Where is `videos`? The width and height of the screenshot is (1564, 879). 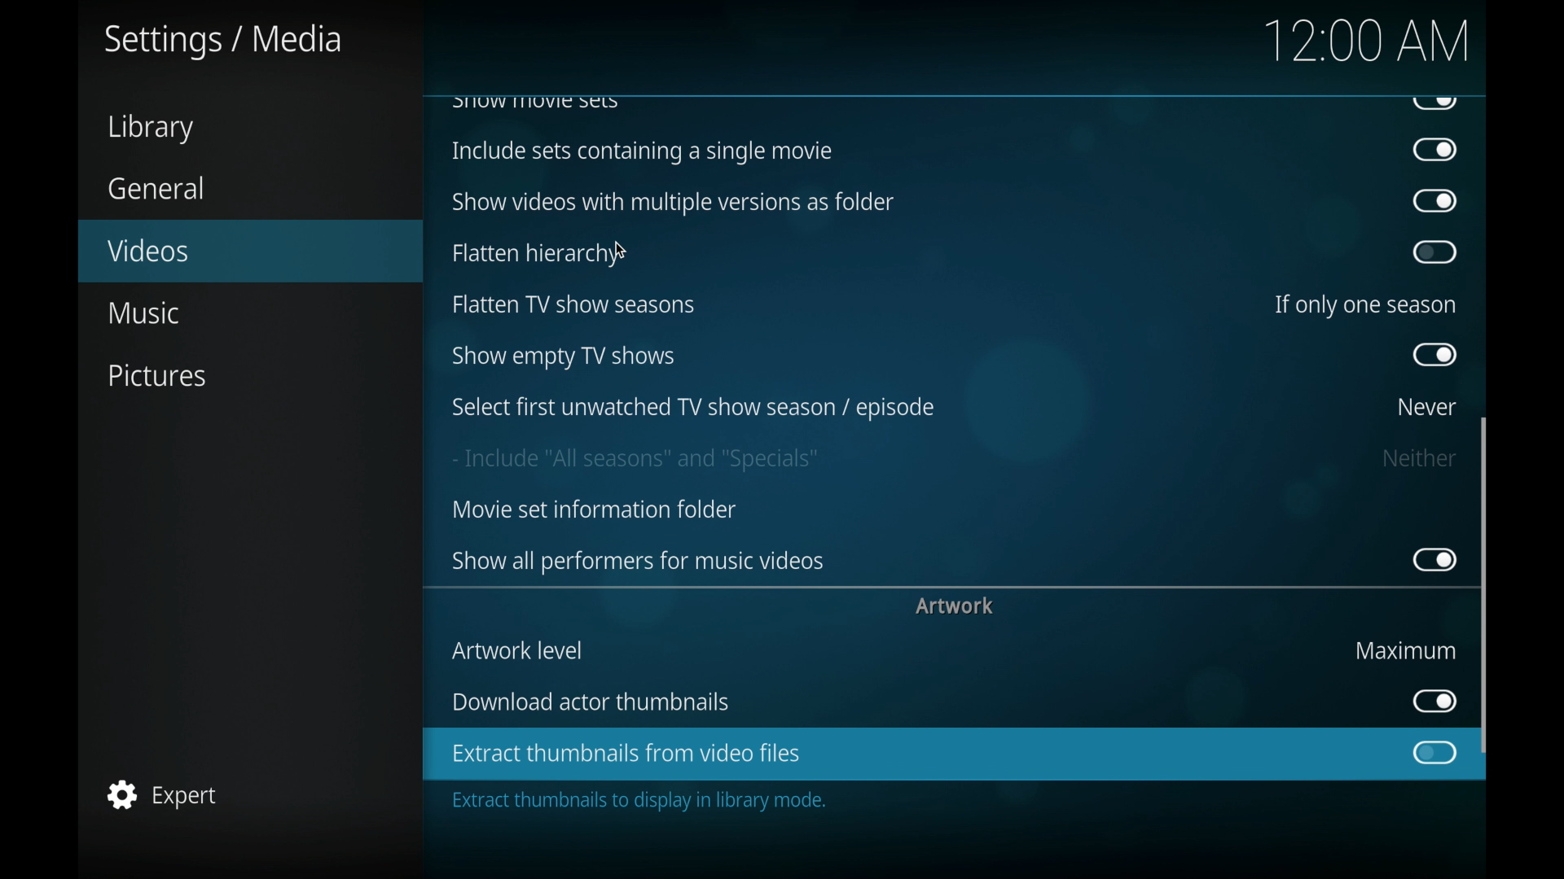 videos is located at coordinates (151, 249).